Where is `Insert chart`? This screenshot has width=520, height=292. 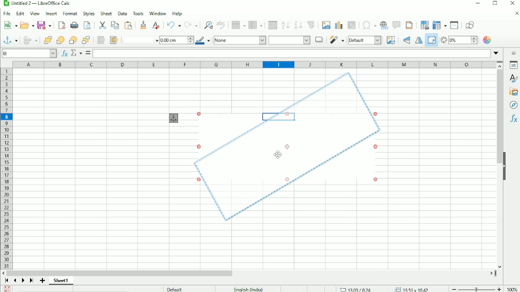
Insert chart is located at coordinates (339, 25).